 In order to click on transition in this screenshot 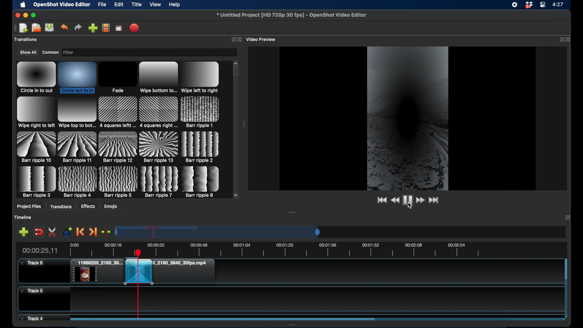, I will do `click(118, 182)`.